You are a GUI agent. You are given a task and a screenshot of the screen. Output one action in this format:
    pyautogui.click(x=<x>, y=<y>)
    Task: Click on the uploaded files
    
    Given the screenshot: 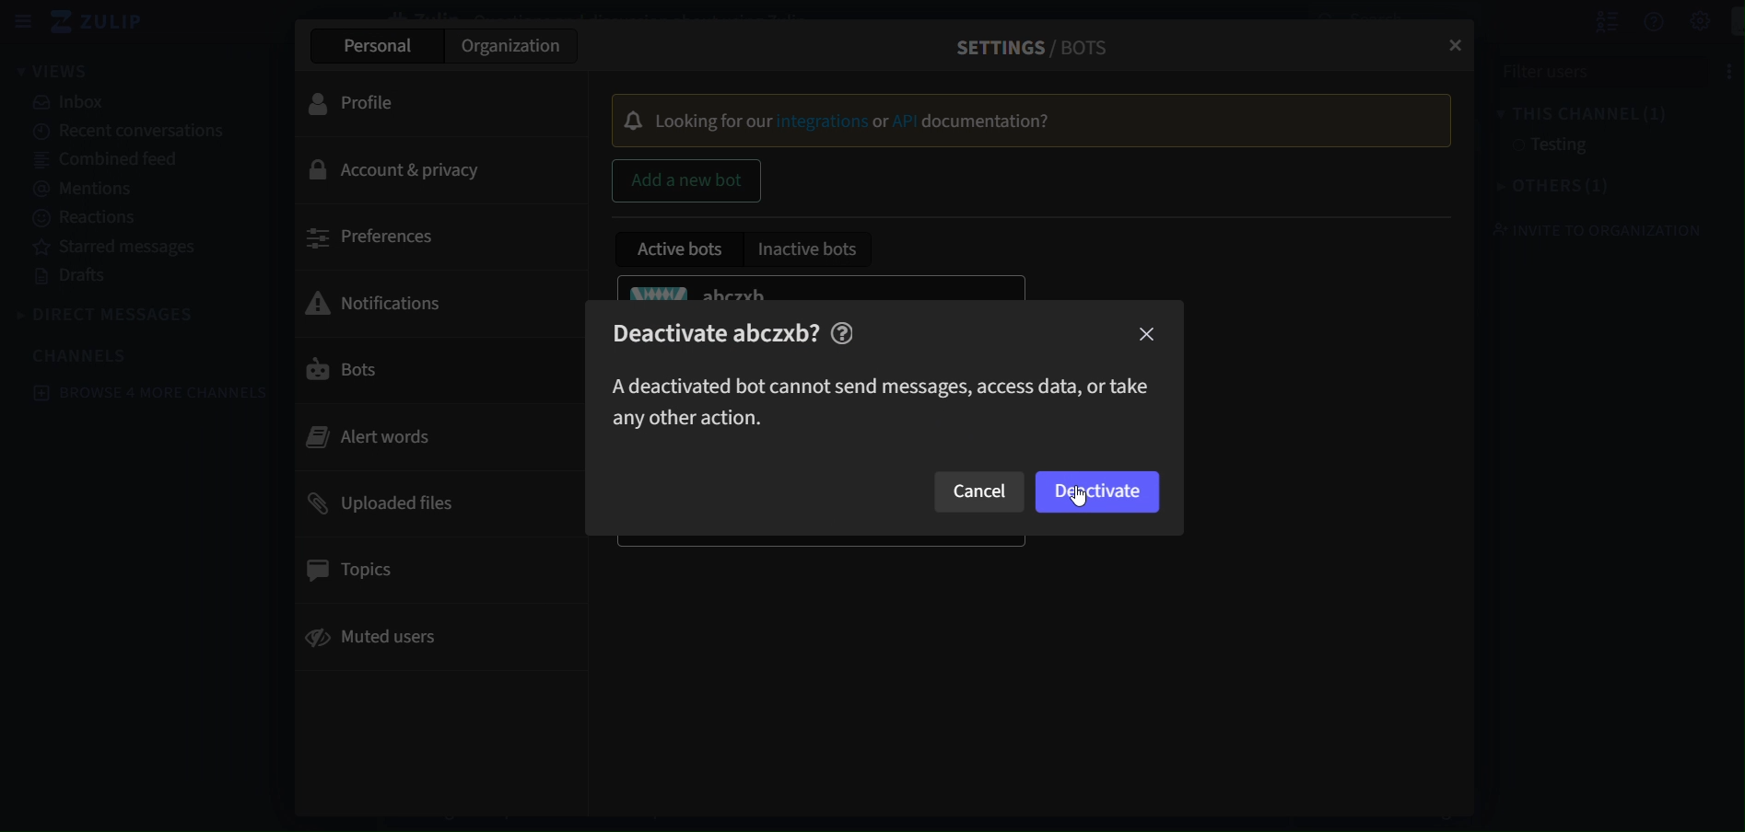 What is the action you would take?
    pyautogui.click(x=376, y=503)
    